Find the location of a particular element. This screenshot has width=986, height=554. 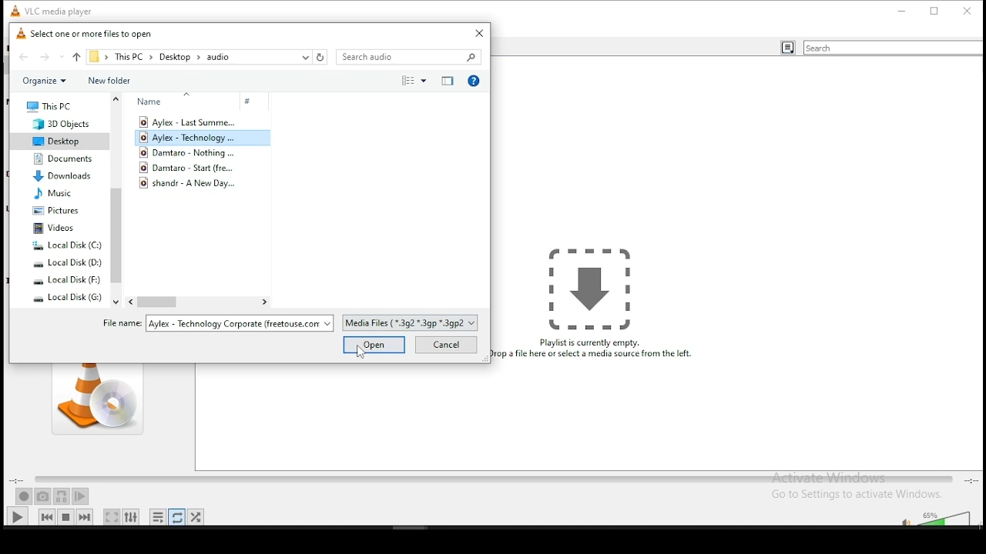

desktop is located at coordinates (55, 141).